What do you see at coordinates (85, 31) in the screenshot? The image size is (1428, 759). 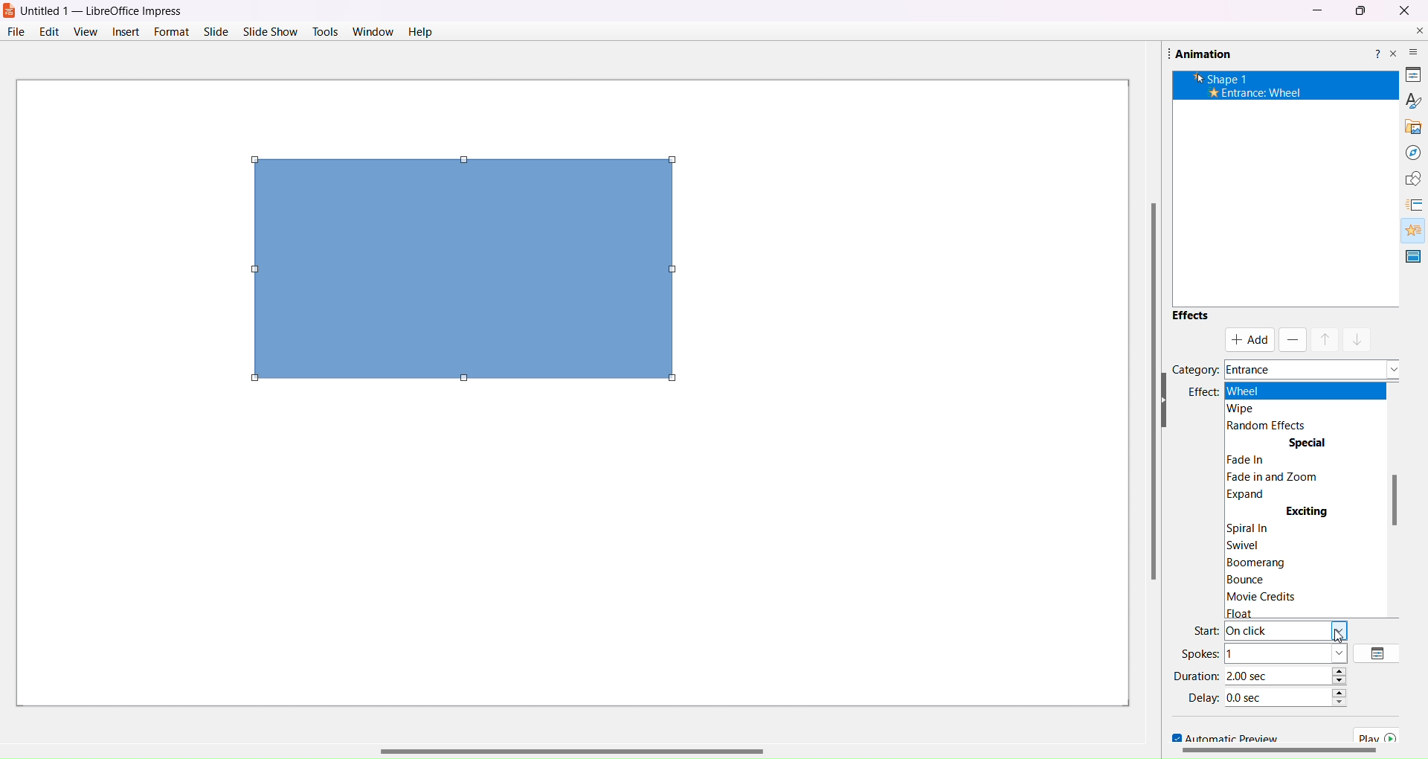 I see `View` at bounding box center [85, 31].